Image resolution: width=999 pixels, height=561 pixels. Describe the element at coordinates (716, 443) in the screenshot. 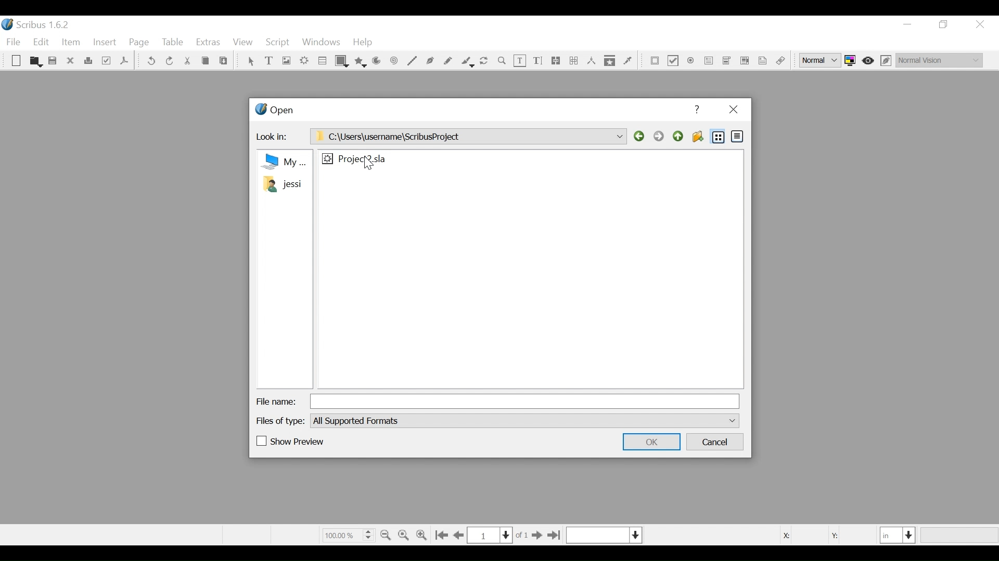

I see `Cancel` at that location.